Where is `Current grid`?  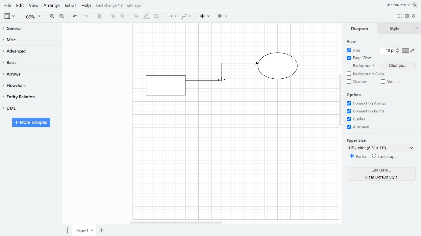 Current grid is located at coordinates (388, 50).